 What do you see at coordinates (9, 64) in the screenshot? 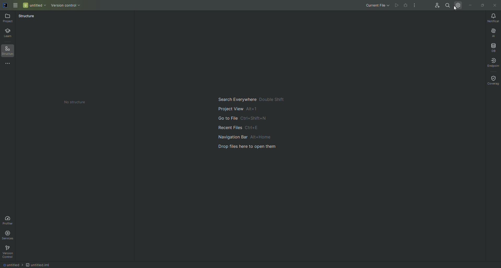
I see `More Tools` at bounding box center [9, 64].